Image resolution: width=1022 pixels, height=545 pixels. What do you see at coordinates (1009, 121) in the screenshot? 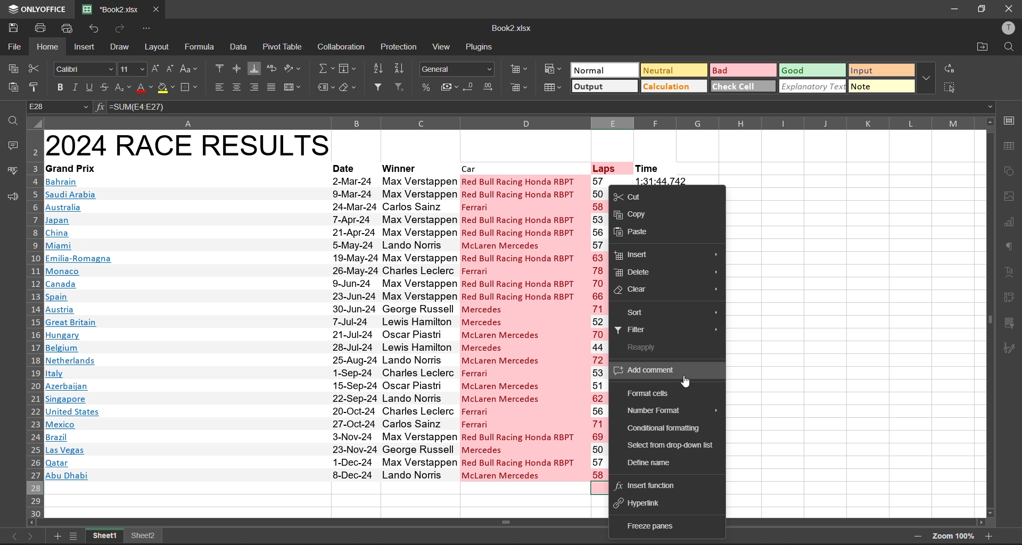
I see `call settings` at bounding box center [1009, 121].